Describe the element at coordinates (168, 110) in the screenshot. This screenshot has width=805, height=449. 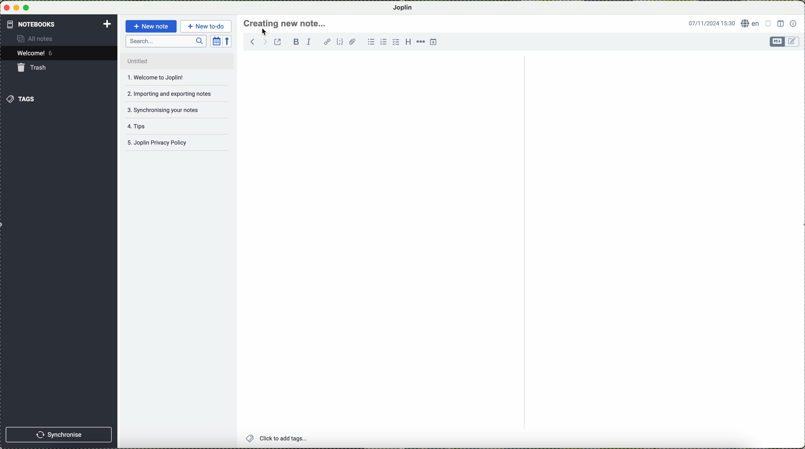
I see `synchronising your notes` at that location.